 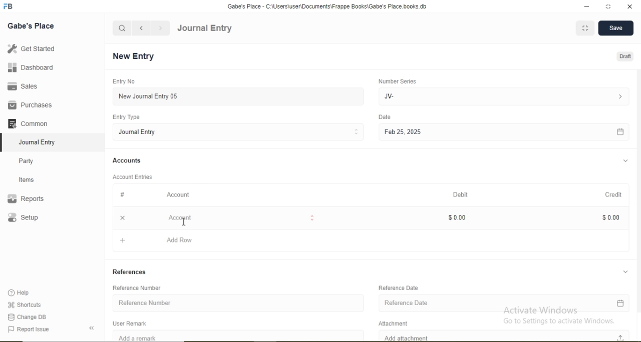 I want to click on Debit, so click(x=462, y=195).